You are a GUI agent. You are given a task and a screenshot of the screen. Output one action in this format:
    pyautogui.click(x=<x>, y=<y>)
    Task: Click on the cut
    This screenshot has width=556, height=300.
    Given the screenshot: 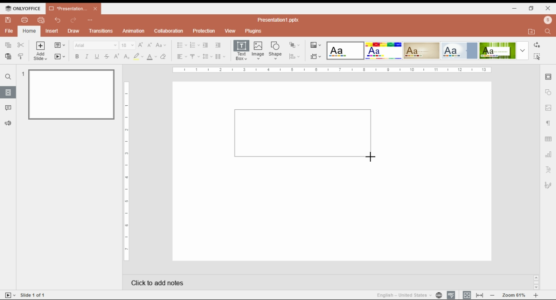 What is the action you would take?
    pyautogui.click(x=21, y=45)
    